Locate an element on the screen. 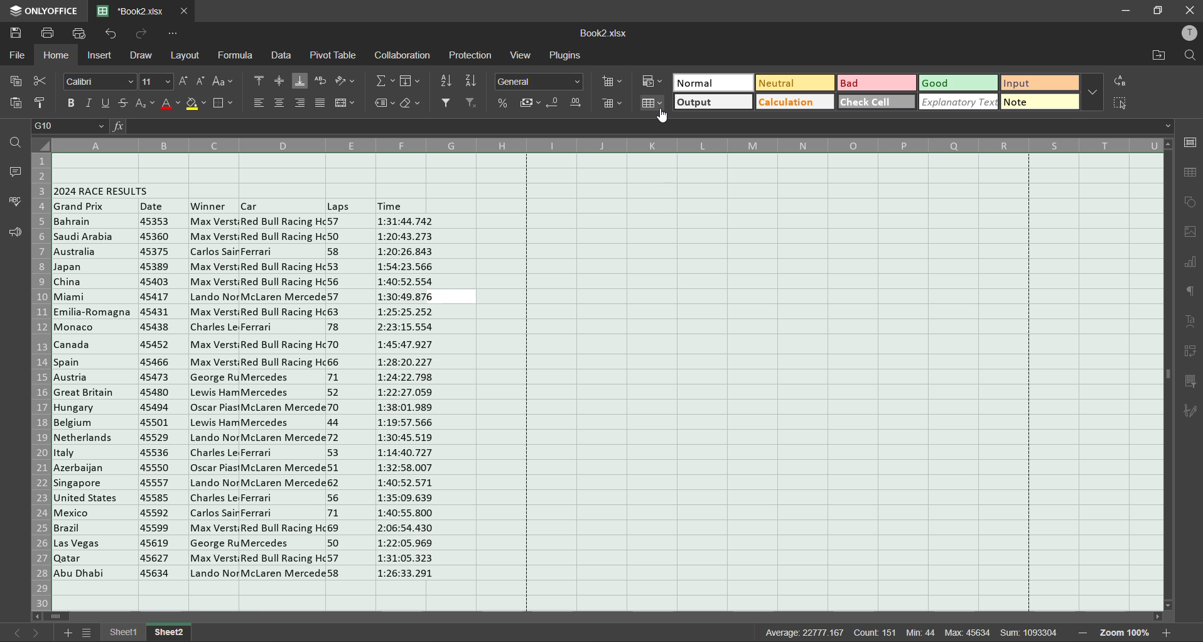 This screenshot has height=642, width=1203. shapes is located at coordinates (1189, 205).